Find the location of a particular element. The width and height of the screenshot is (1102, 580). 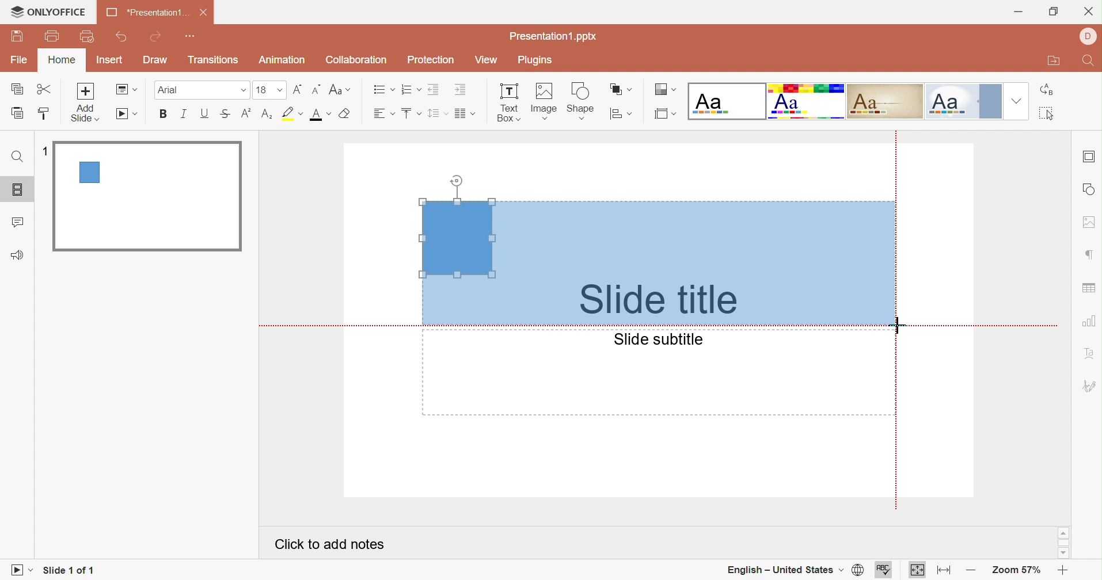

Close is located at coordinates (1089, 13).